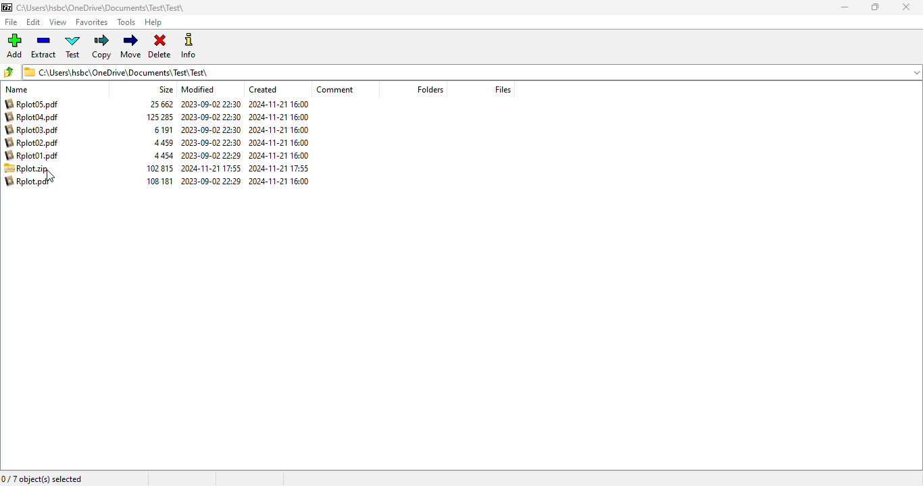  What do you see at coordinates (874, 7) in the screenshot?
I see `maximize` at bounding box center [874, 7].